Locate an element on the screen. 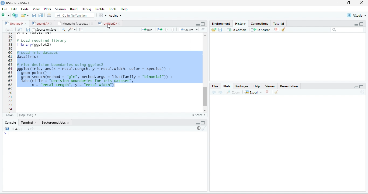 Image resolution: width=368 pixels, height=194 pixels. RStudio-RStudio is located at coordinates (19, 3).